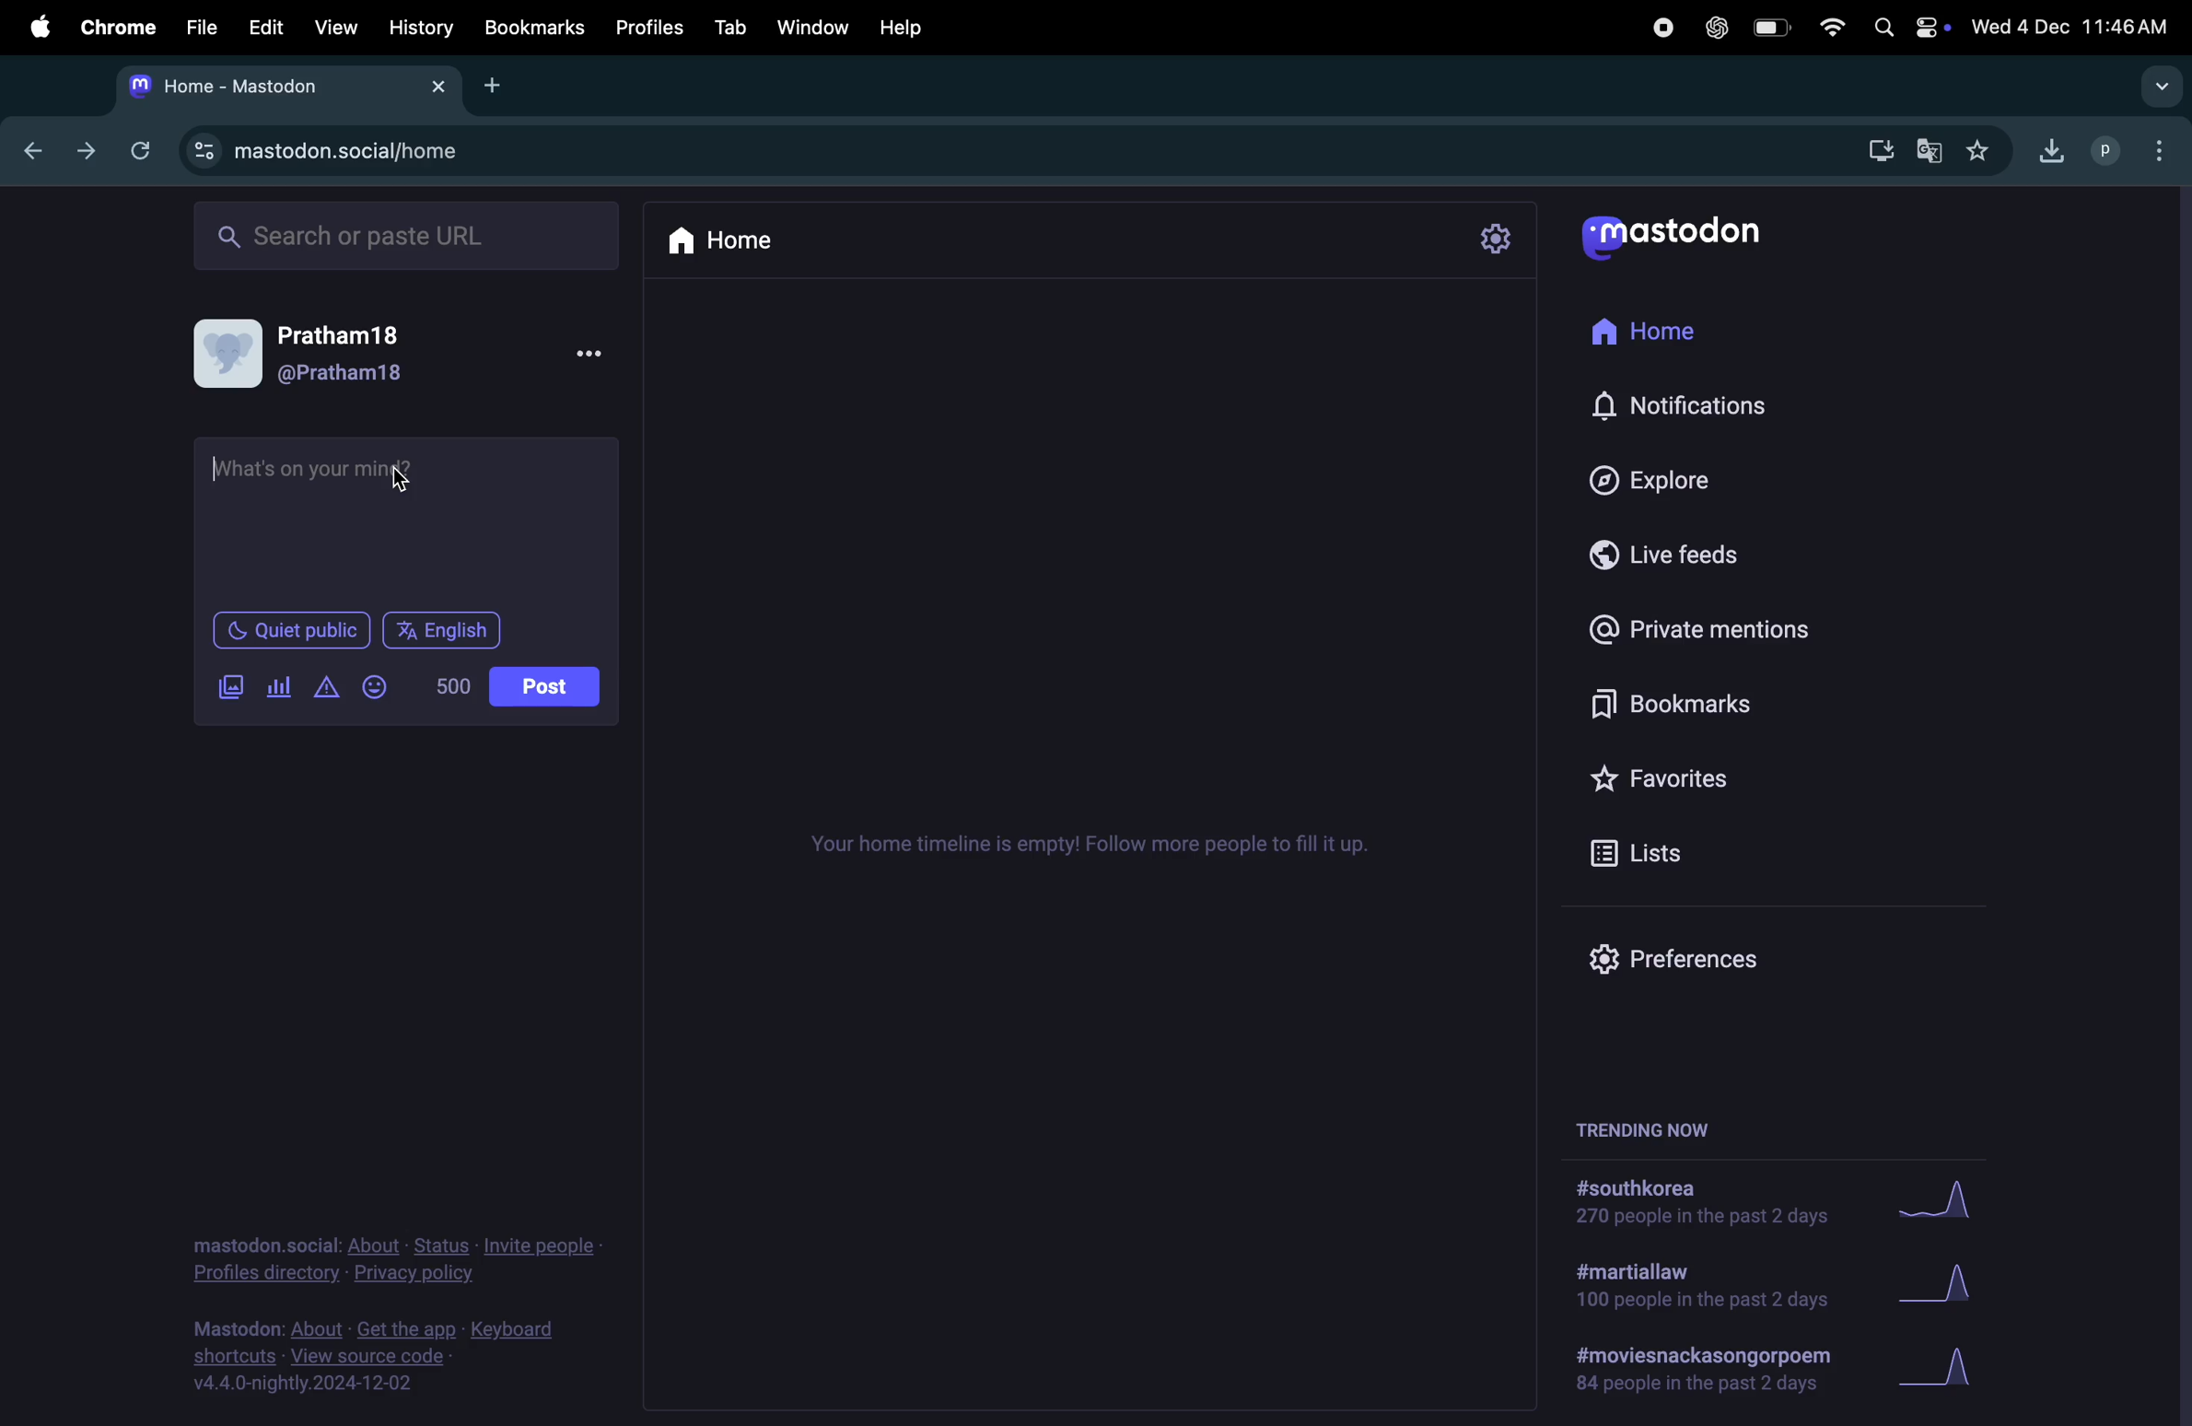  I want to click on notifications, so click(1679, 408).